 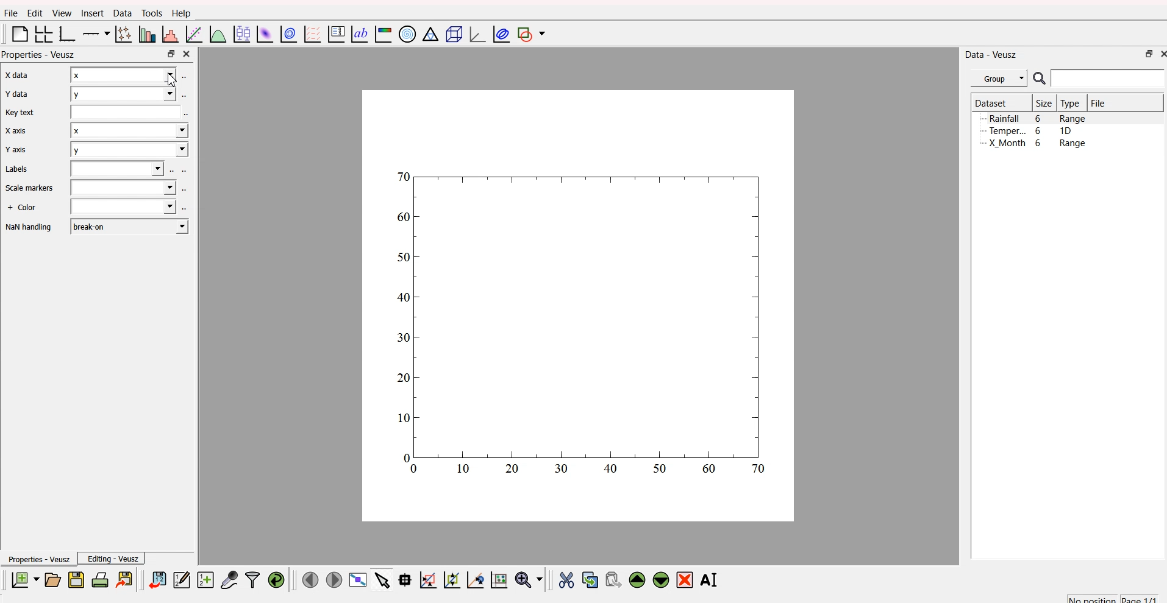 What do you see at coordinates (263, 33) in the screenshot?
I see `plot dataset` at bounding box center [263, 33].